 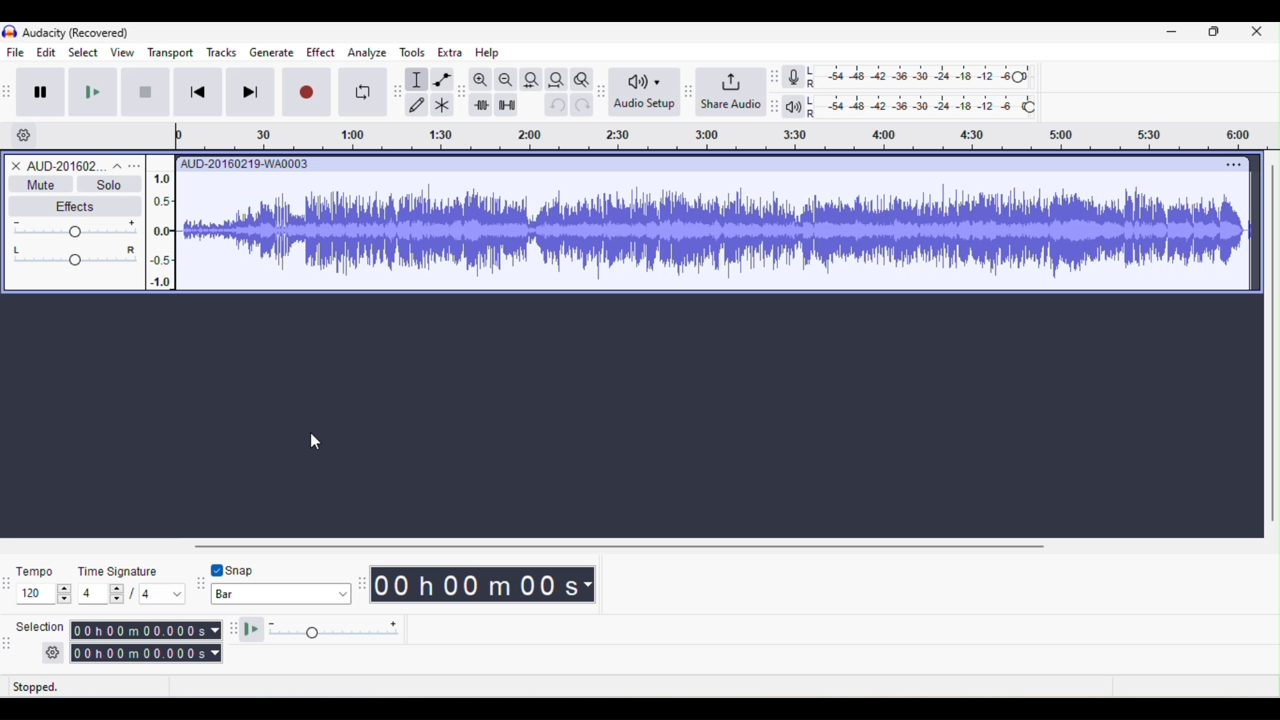 What do you see at coordinates (275, 51) in the screenshot?
I see `generate` at bounding box center [275, 51].